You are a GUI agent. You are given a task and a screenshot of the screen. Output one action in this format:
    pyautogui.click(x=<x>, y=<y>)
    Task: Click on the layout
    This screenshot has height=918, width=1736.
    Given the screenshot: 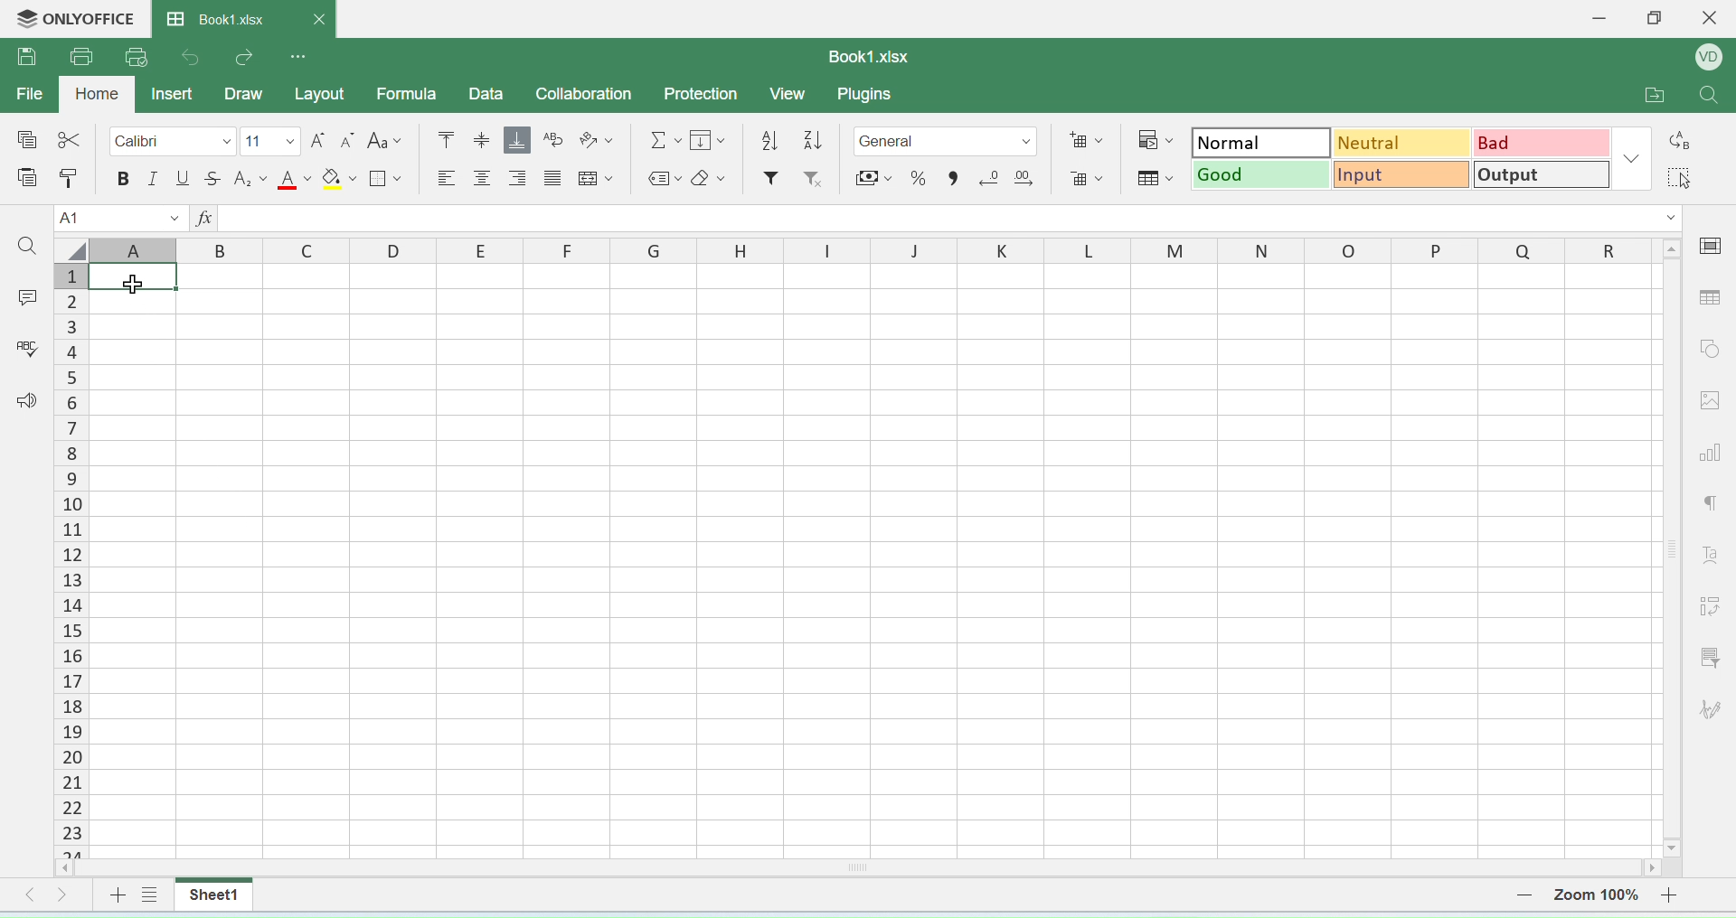 What is the action you would take?
    pyautogui.click(x=318, y=93)
    